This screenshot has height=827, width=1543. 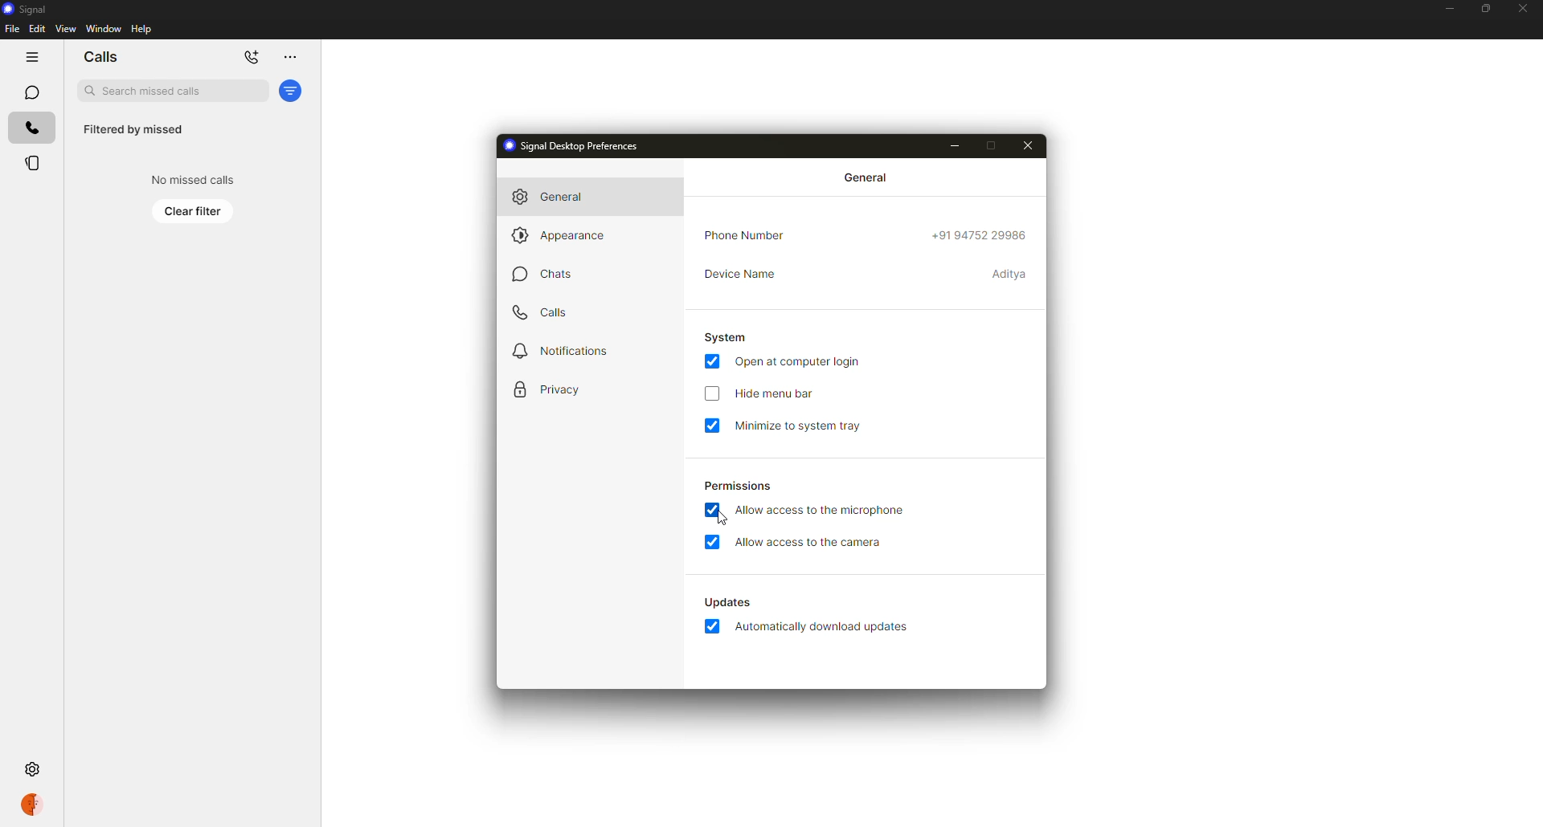 I want to click on permissions, so click(x=740, y=487).